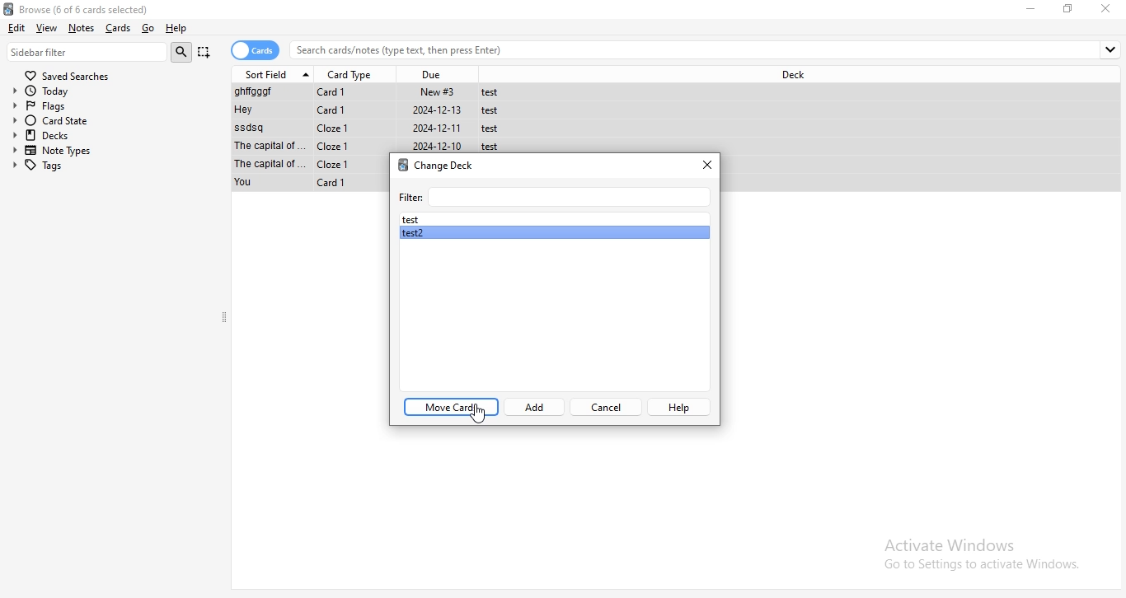  What do you see at coordinates (1071, 9) in the screenshot?
I see `Maximize` at bounding box center [1071, 9].